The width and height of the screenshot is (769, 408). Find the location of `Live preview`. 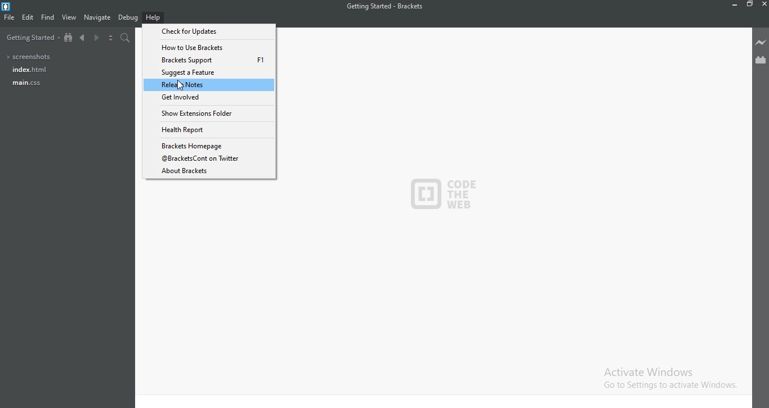

Live preview is located at coordinates (761, 43).